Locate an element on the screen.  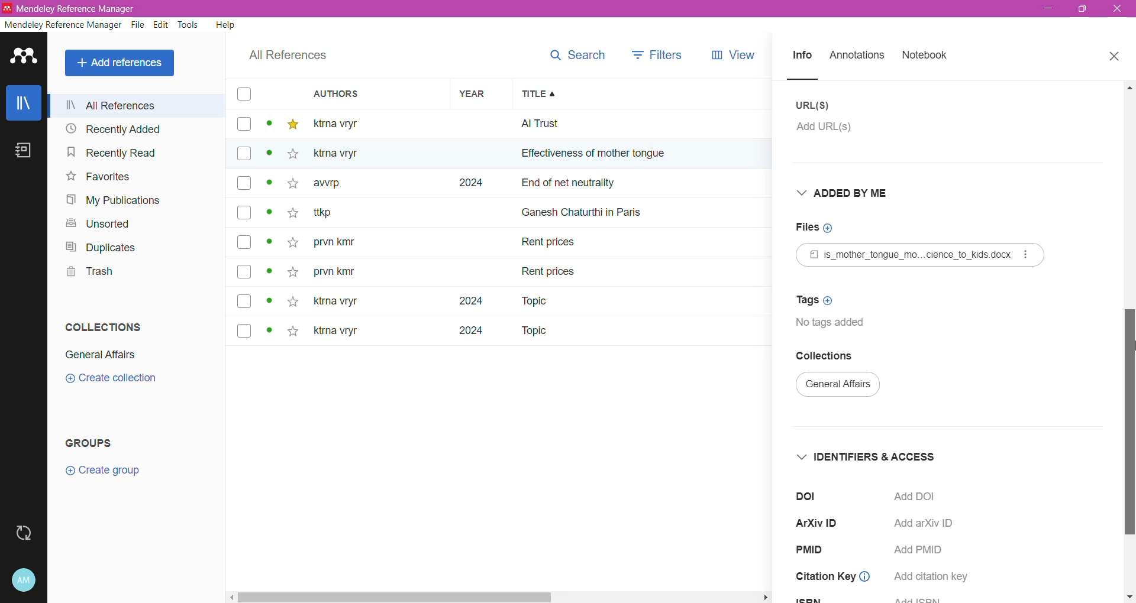
2024 is located at coordinates (468, 183).